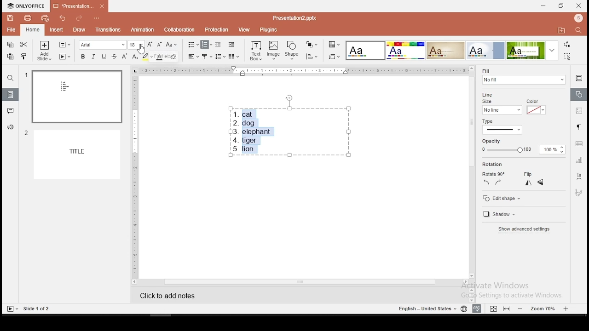 The height and width of the screenshot is (331, 589). I want to click on scroll bar, so click(471, 172).